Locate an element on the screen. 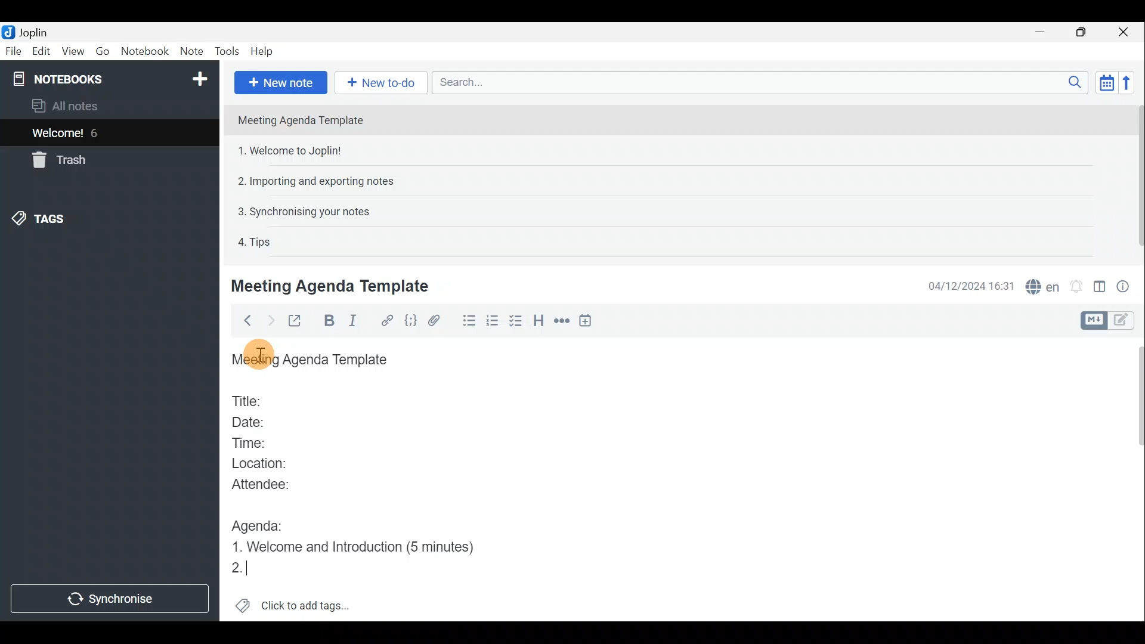 This screenshot has width=1145, height=644. Date: is located at coordinates (258, 420).